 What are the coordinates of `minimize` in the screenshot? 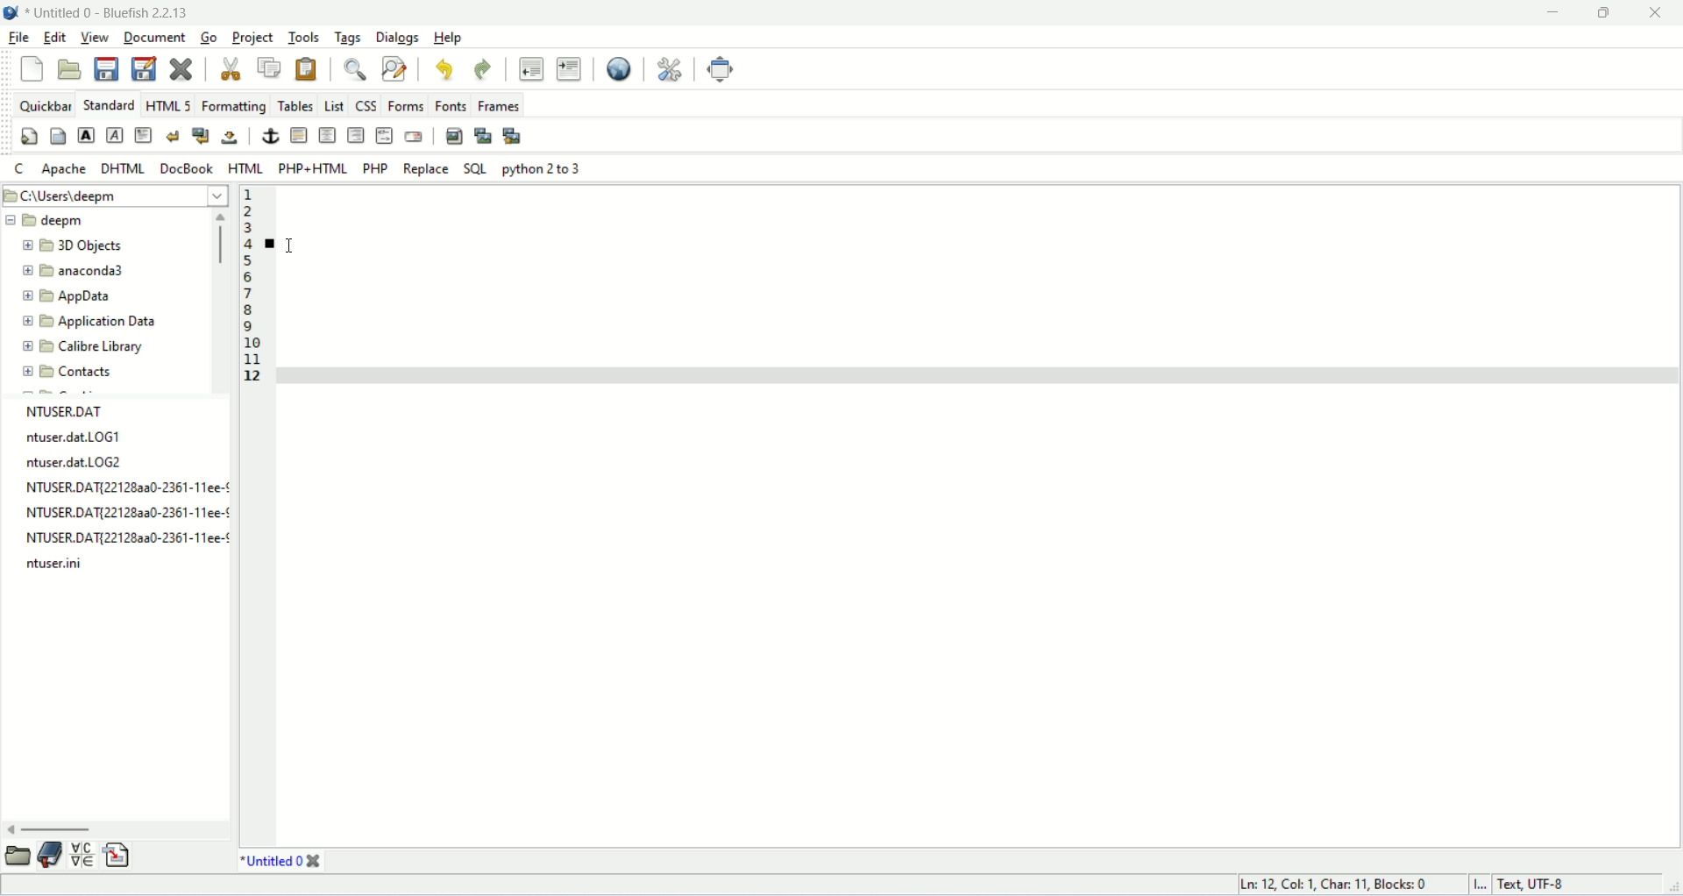 It's located at (1553, 14).